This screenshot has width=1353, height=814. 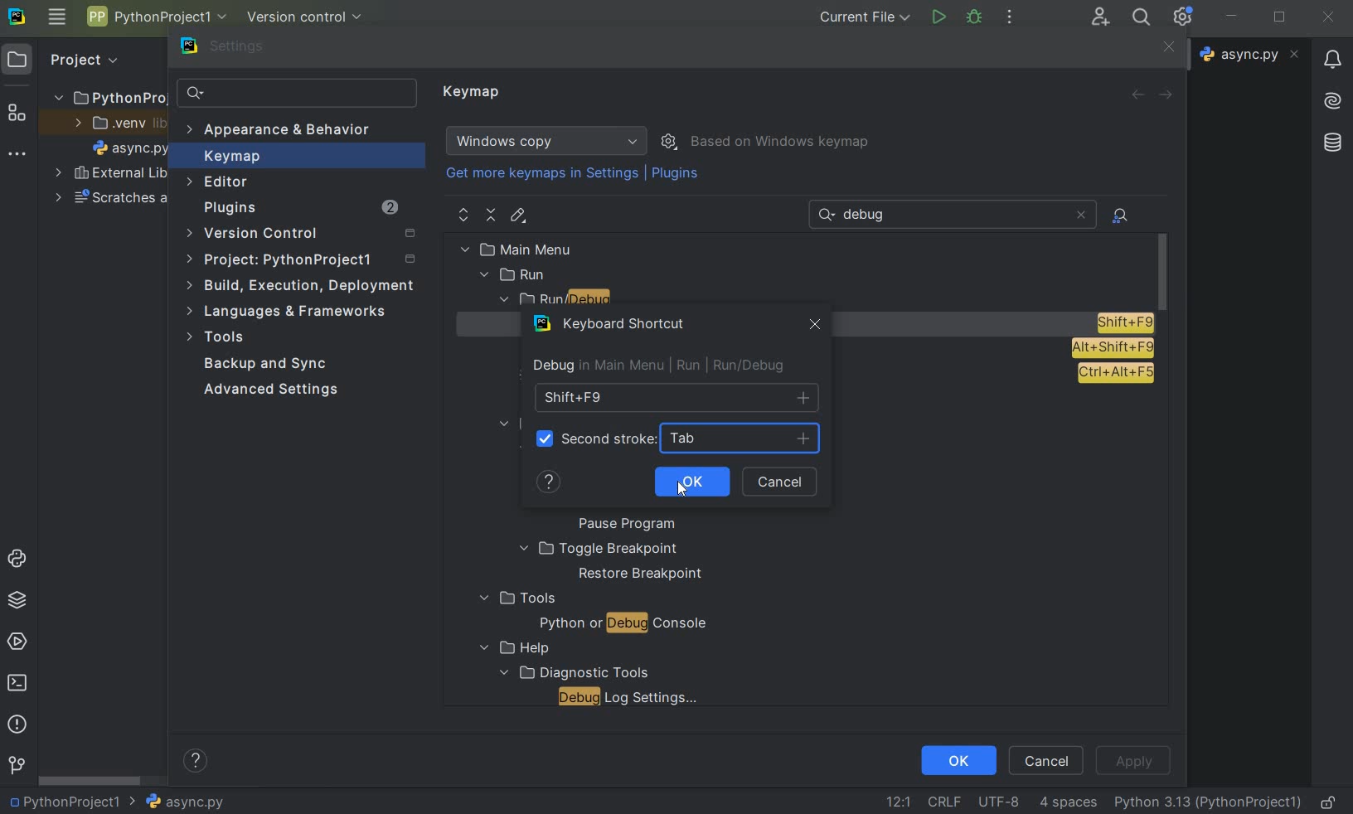 I want to click on line separator, so click(x=943, y=802).